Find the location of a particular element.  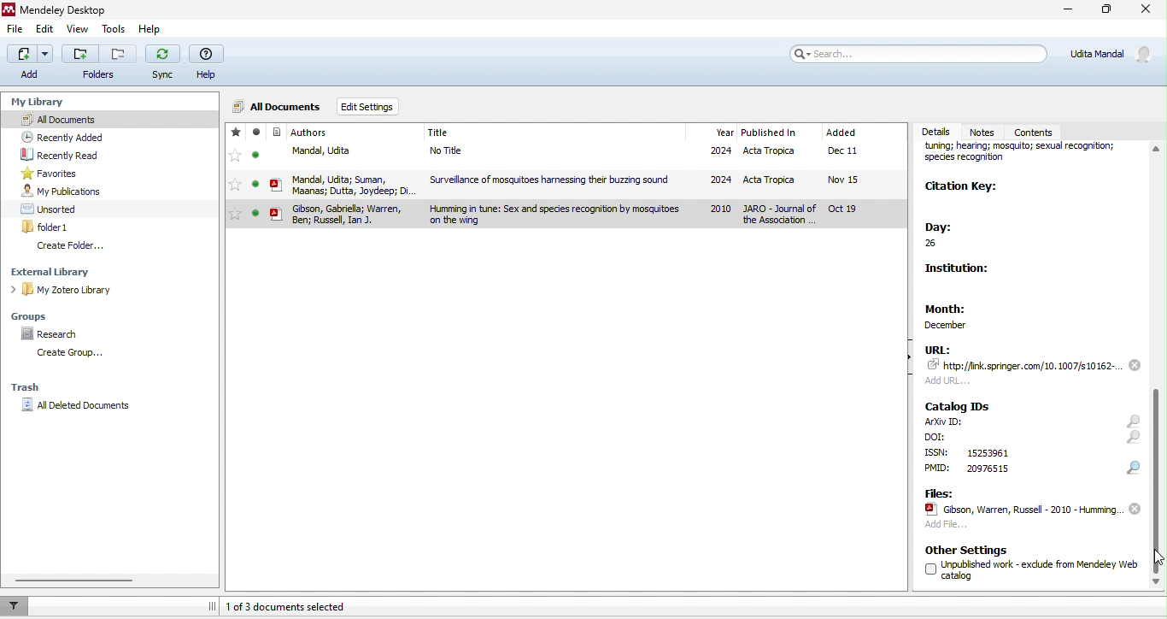

my zotero library is located at coordinates (65, 291).